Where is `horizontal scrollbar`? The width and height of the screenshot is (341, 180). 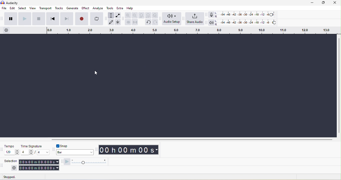
horizontal scrollbar is located at coordinates (192, 140).